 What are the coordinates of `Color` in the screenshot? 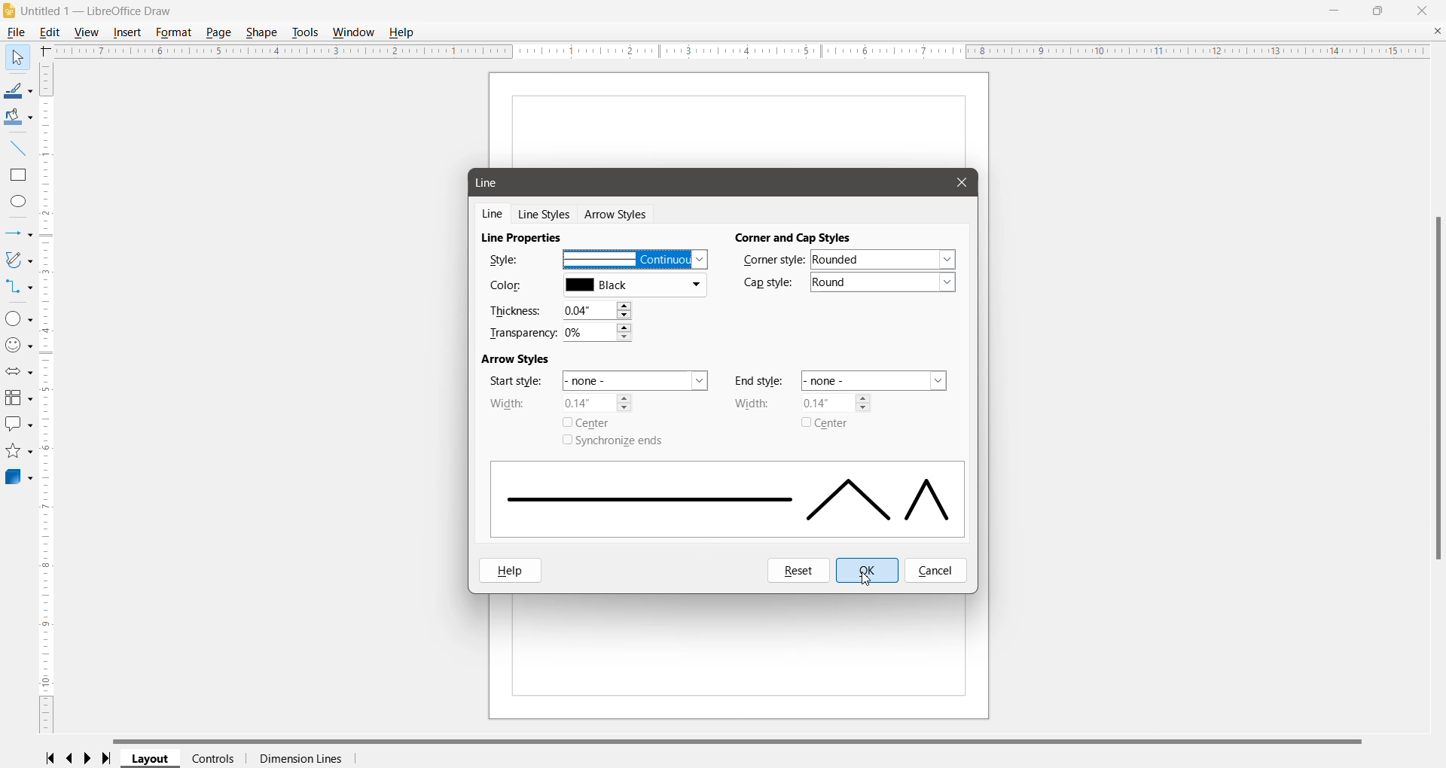 It's located at (508, 286).